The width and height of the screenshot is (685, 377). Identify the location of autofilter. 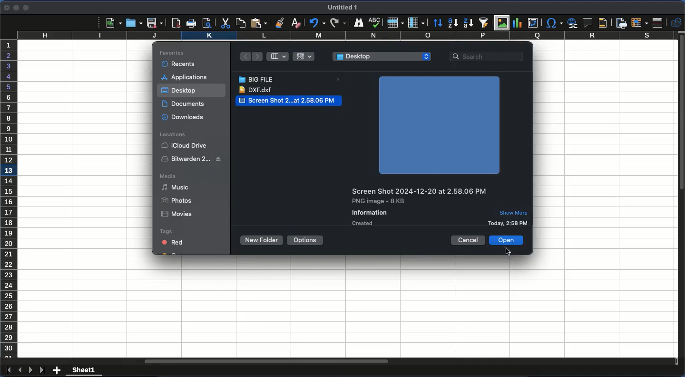
(483, 23).